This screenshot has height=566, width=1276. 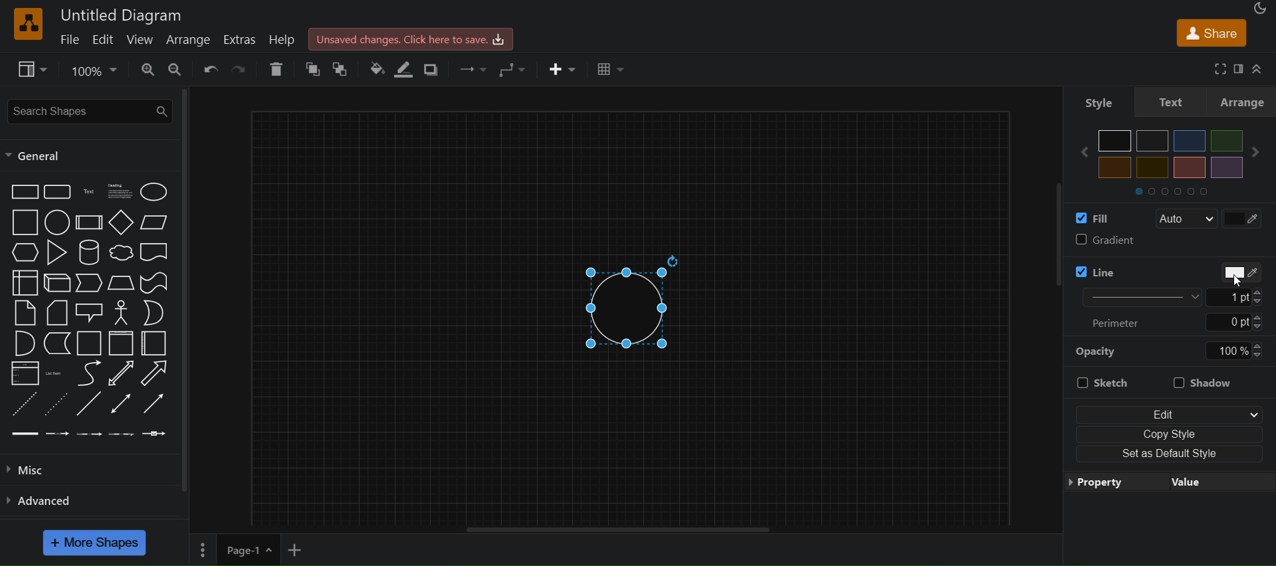 What do you see at coordinates (1245, 102) in the screenshot?
I see `arrange` at bounding box center [1245, 102].